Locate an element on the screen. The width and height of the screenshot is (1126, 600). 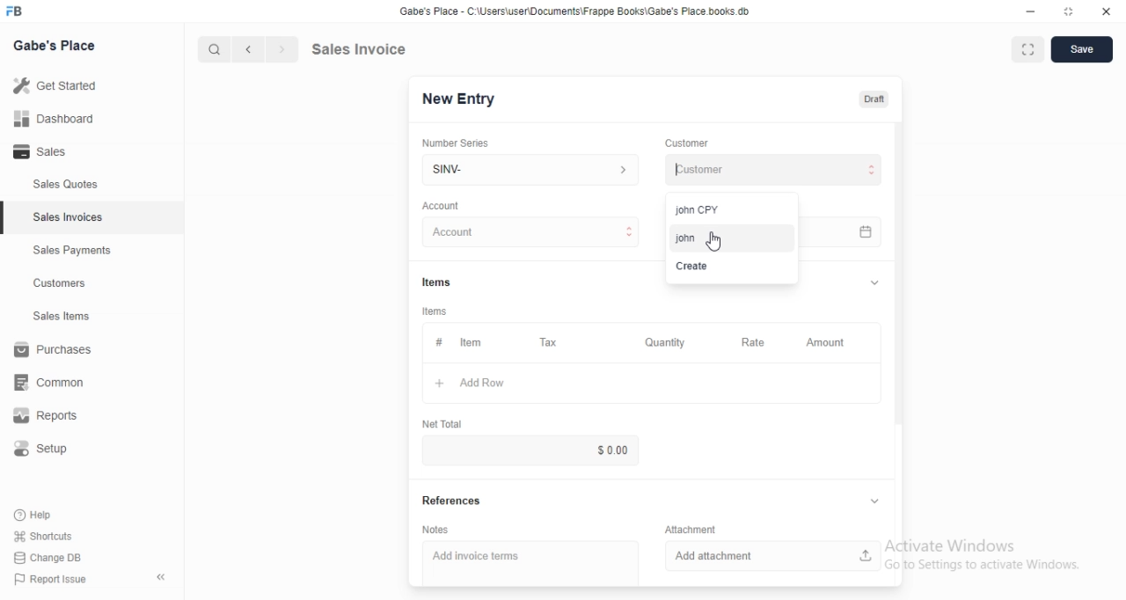
‘Account is located at coordinates (441, 205).